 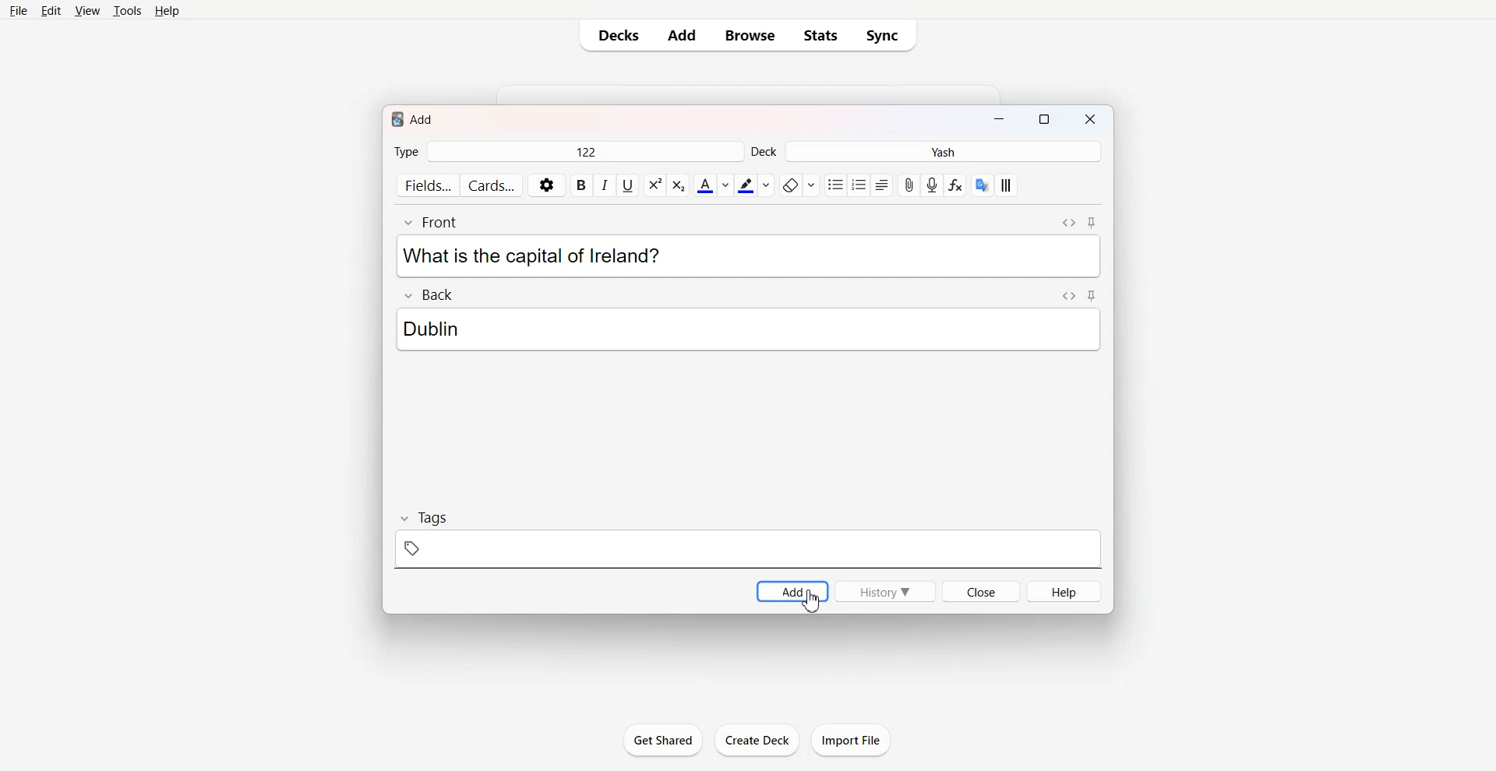 What do you see at coordinates (1007, 185) in the screenshot?
I see `Custom Style Layout` at bounding box center [1007, 185].